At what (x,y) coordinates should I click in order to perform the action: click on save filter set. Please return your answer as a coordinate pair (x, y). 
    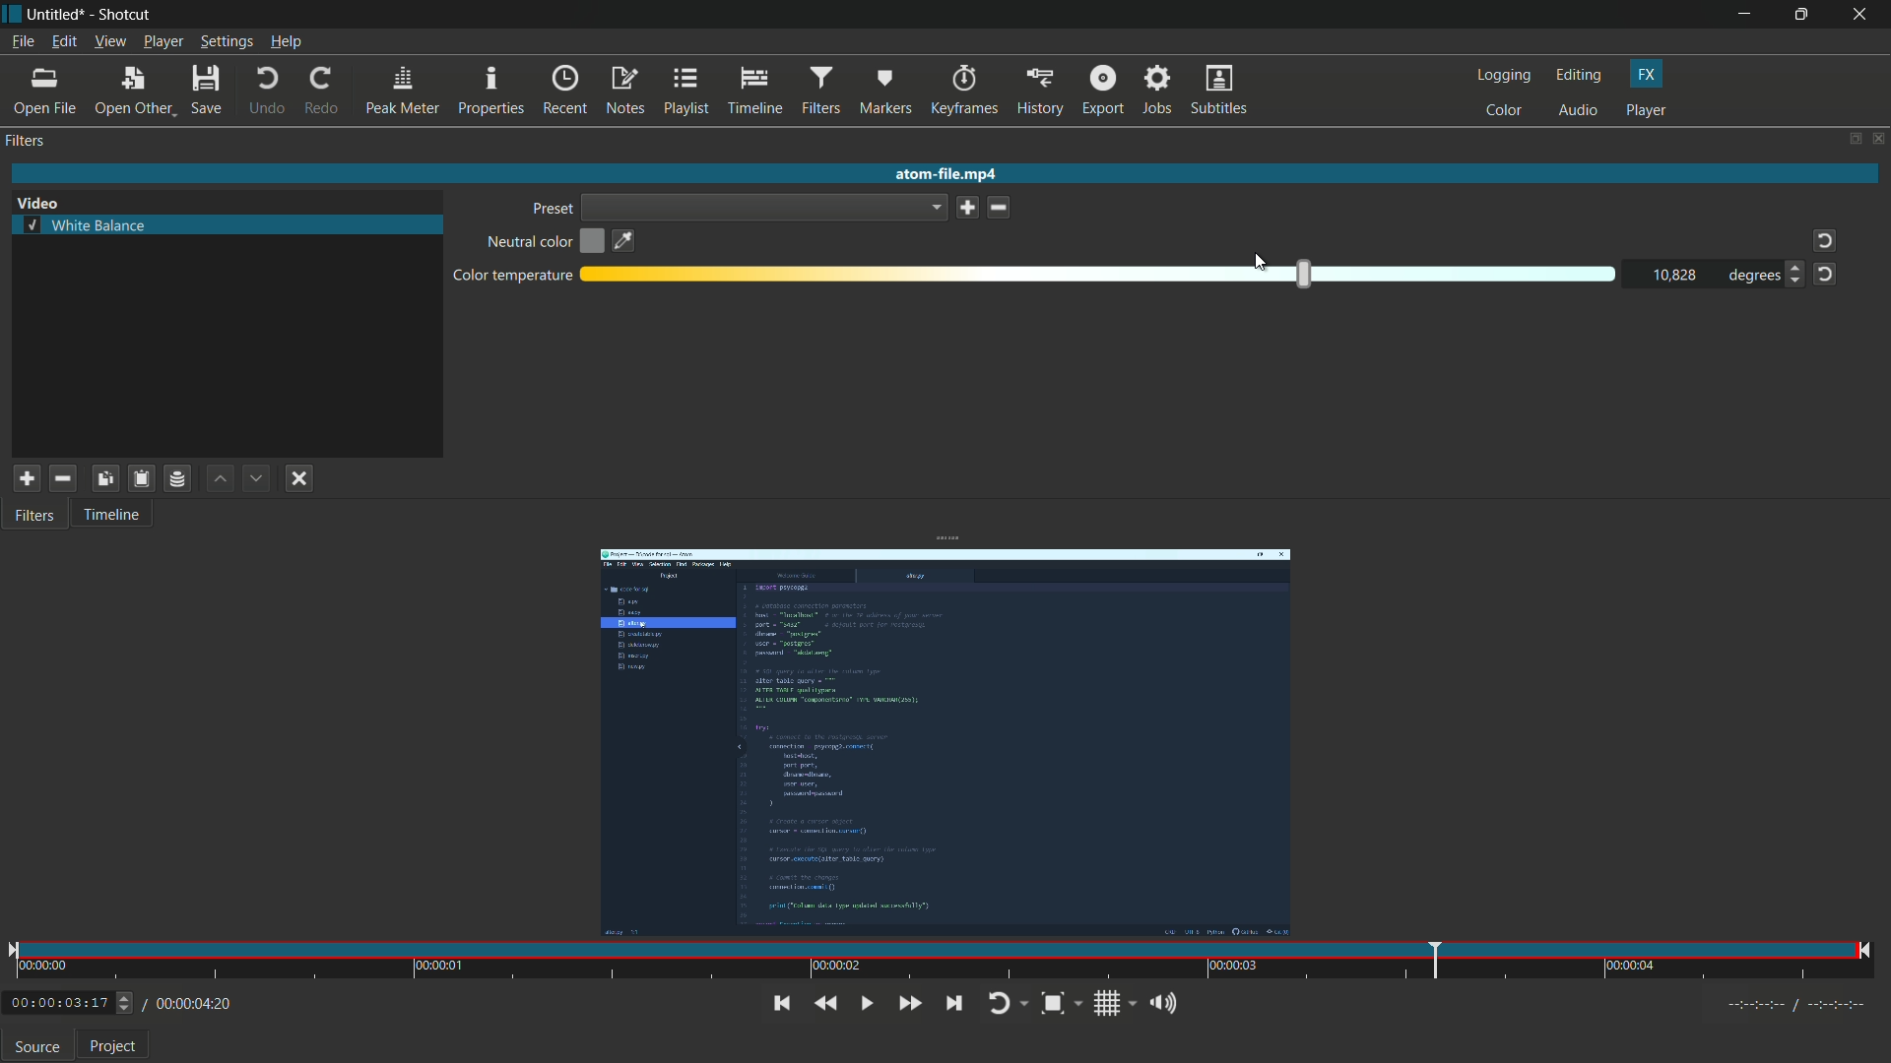
    Looking at the image, I should click on (178, 478).